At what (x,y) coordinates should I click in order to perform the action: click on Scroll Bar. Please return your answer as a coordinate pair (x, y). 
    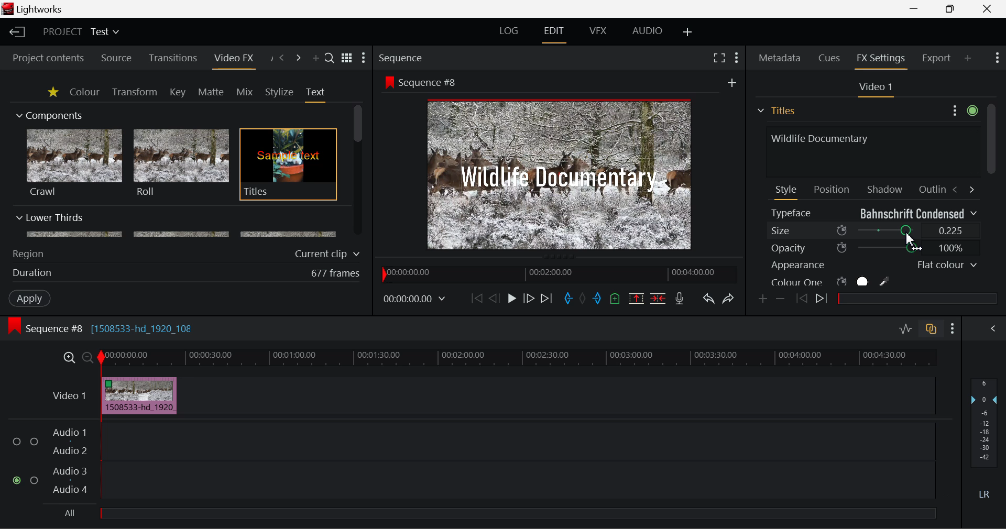
    Looking at the image, I should click on (358, 171).